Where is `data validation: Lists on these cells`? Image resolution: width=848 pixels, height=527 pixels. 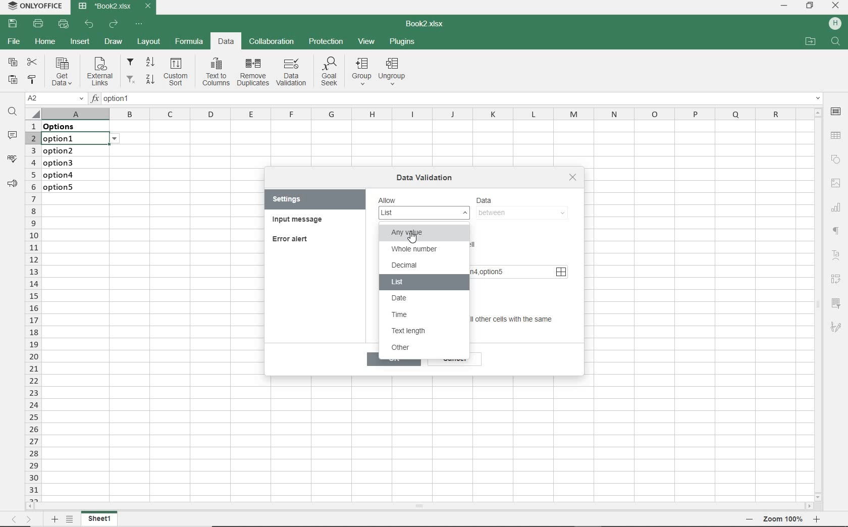 data validation: Lists on these cells is located at coordinates (82, 171).